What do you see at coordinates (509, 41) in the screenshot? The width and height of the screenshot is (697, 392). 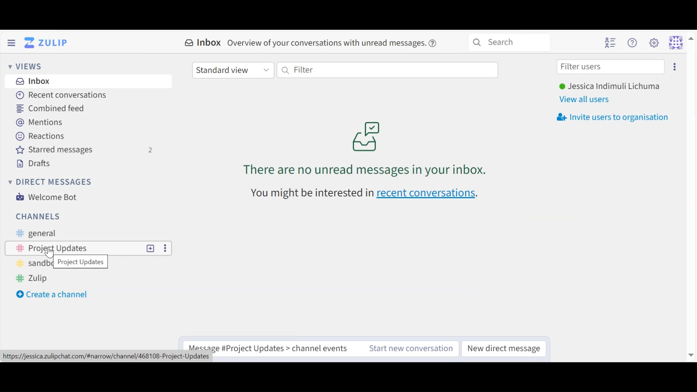 I see `Search` at bounding box center [509, 41].